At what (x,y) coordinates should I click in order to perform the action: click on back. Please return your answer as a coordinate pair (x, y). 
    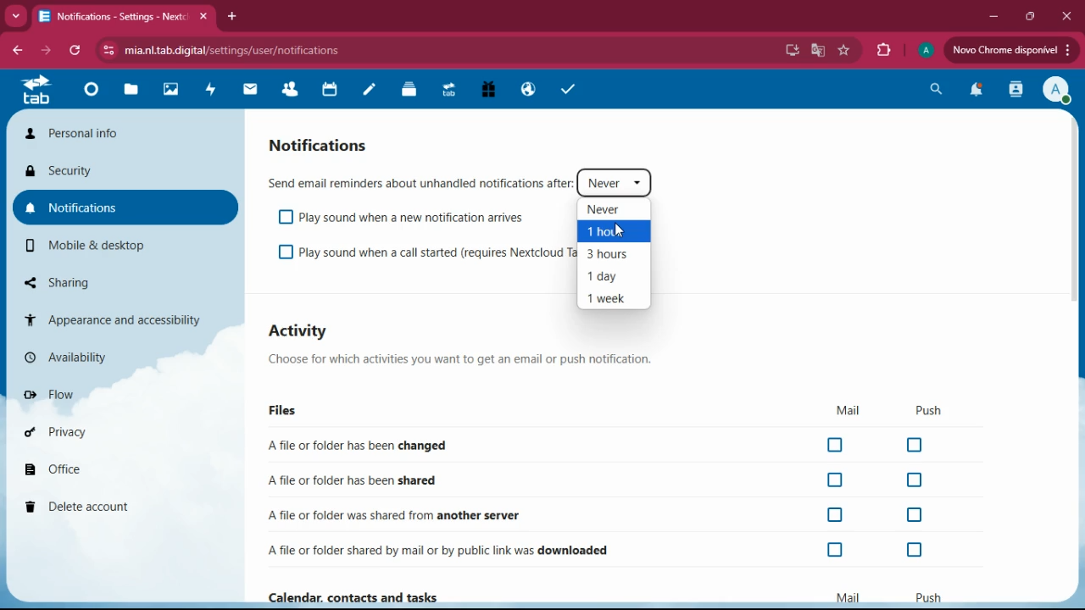
    Looking at the image, I should click on (15, 51).